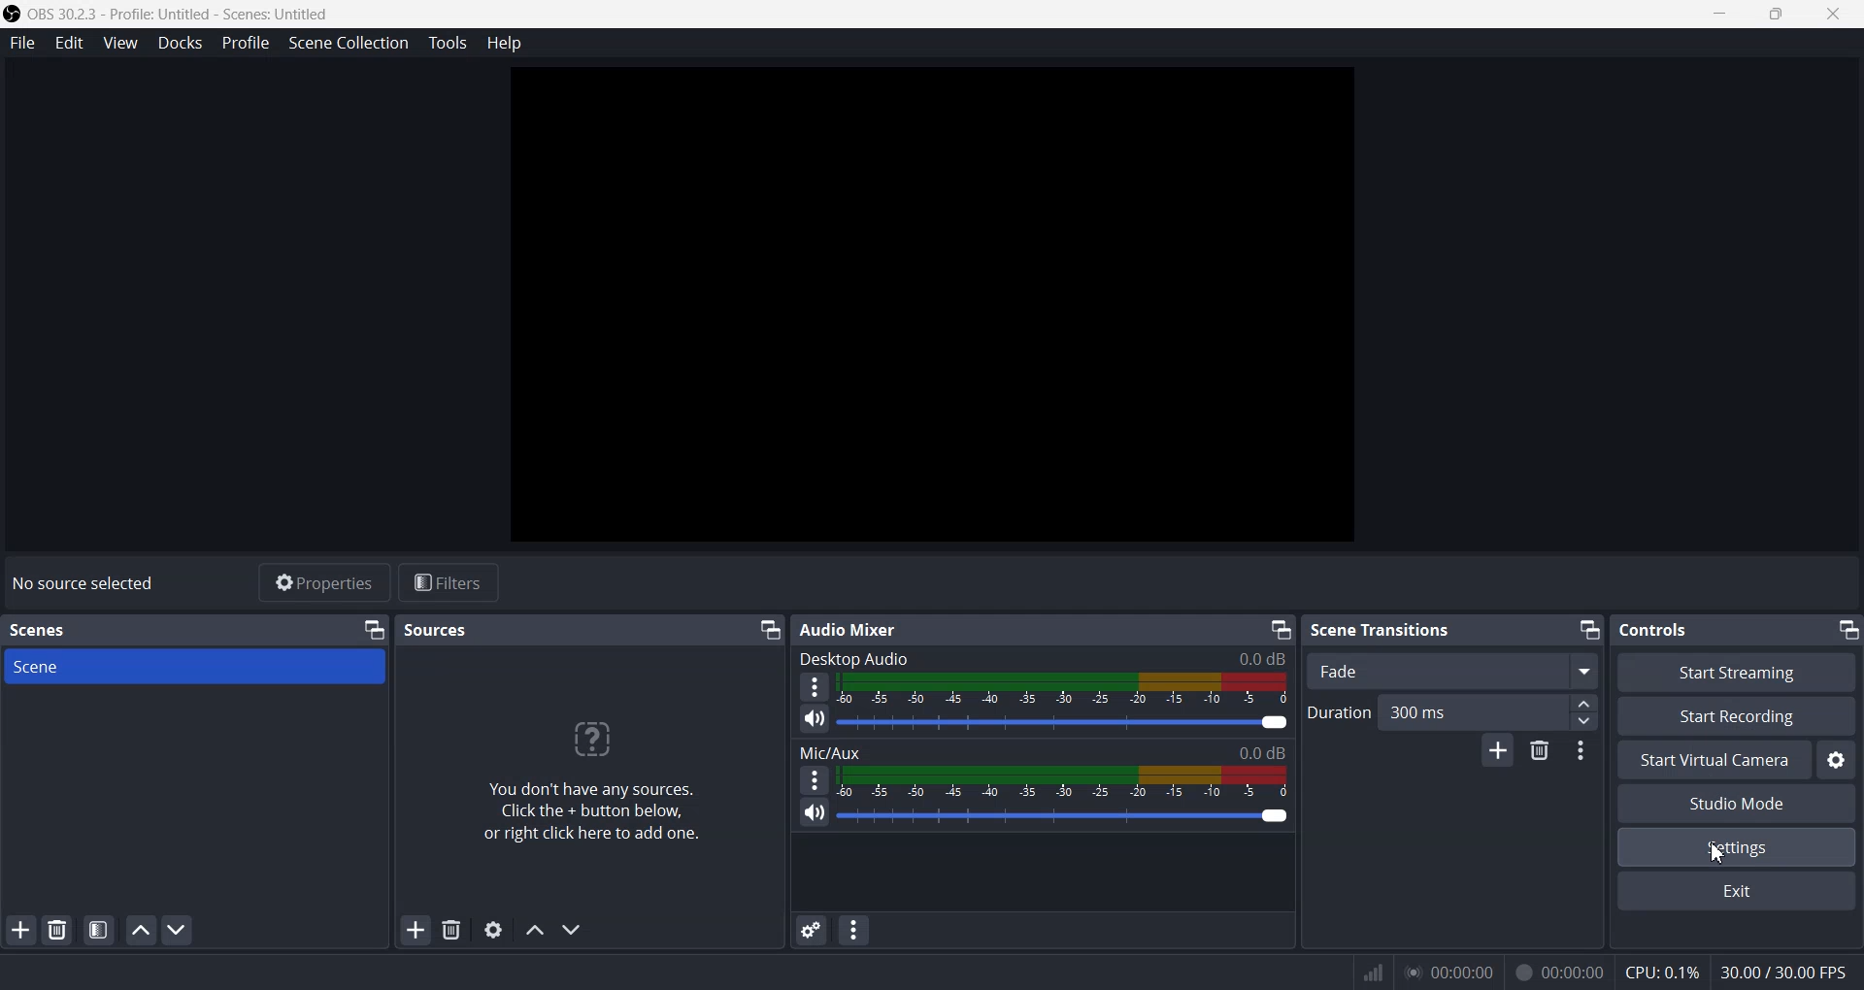 The height and width of the screenshot is (990, 1864). I want to click on ‘OBS 30.2.3 - Profile: Untitled - Scenes: Untitled, so click(169, 16).